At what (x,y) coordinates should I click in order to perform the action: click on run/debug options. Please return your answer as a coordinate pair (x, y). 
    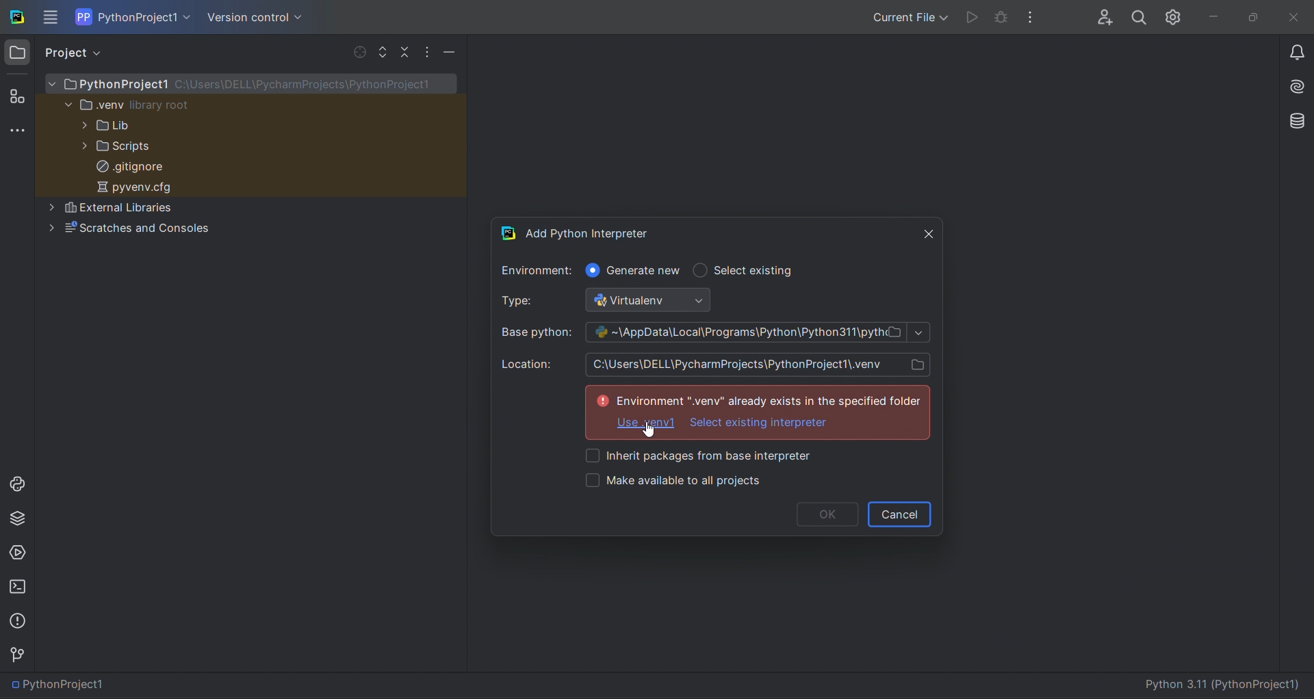
    Looking at the image, I should click on (907, 16).